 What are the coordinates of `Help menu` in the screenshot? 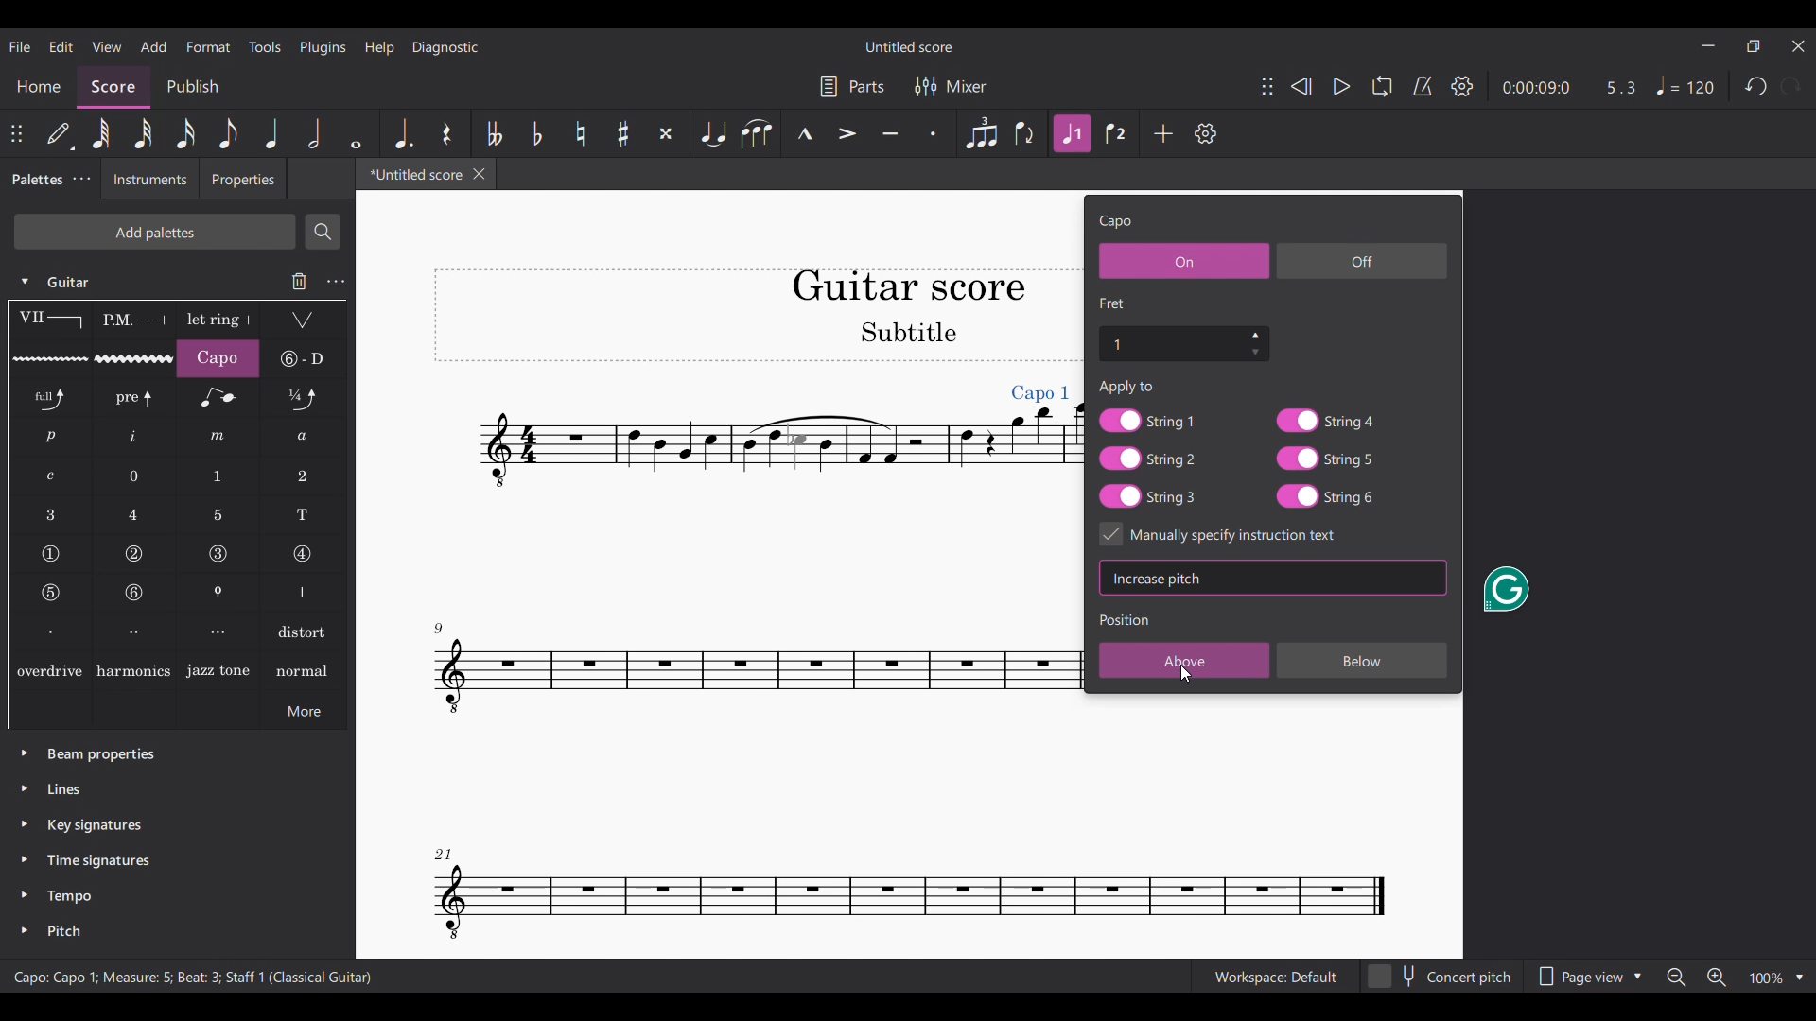 It's located at (379, 48).